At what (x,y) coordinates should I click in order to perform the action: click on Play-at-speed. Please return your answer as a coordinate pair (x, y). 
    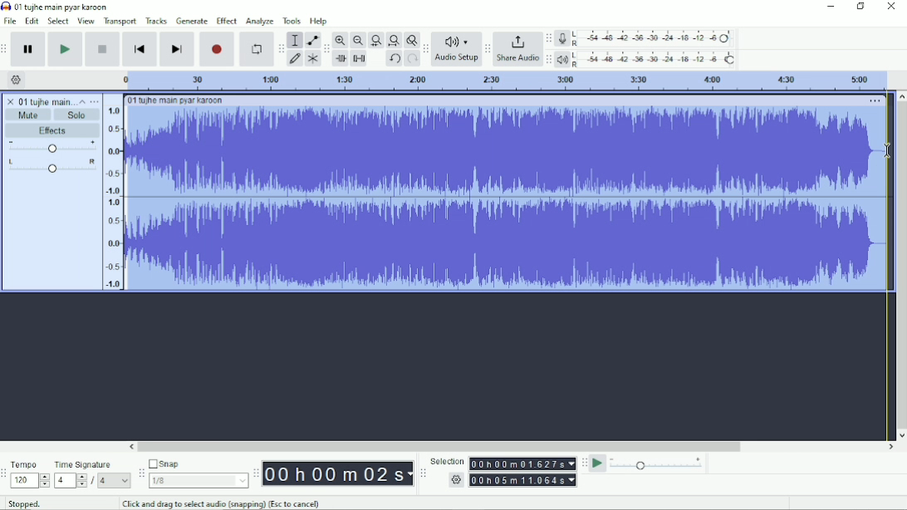
    Looking at the image, I should click on (598, 463).